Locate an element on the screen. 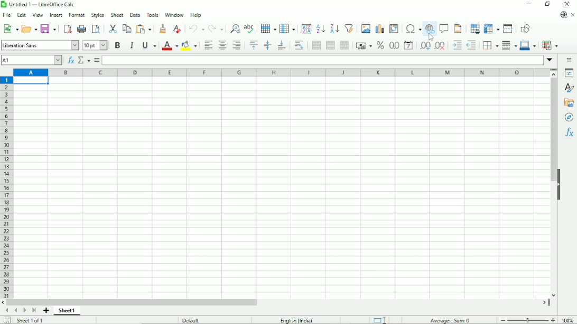 The width and height of the screenshot is (577, 324). Insert chart is located at coordinates (379, 28).